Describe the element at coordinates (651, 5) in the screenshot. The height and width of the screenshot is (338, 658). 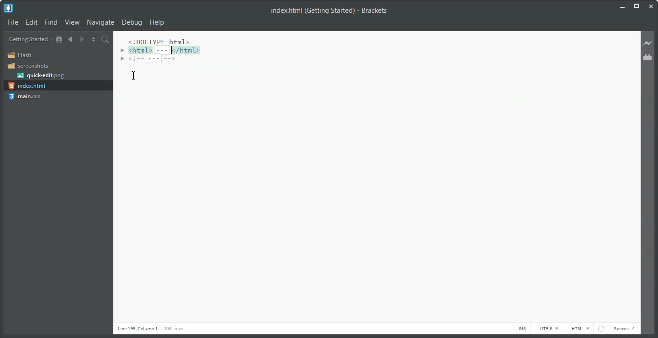
I see `Close` at that location.